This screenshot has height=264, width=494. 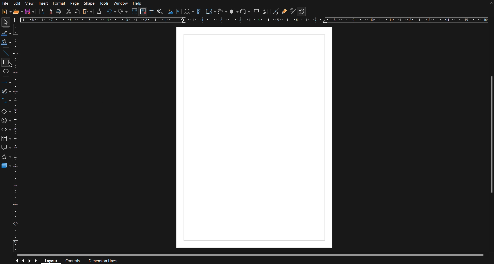 I want to click on Guidelines while moving, so click(x=151, y=11).